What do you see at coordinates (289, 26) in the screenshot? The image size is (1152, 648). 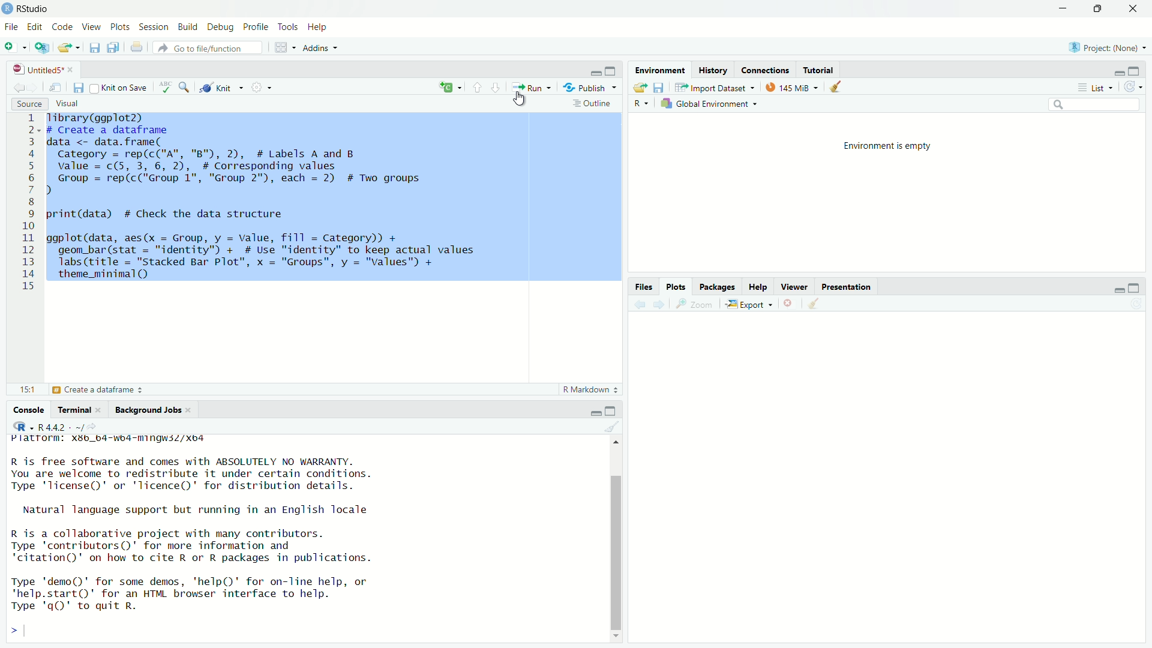 I see `Tools` at bounding box center [289, 26].